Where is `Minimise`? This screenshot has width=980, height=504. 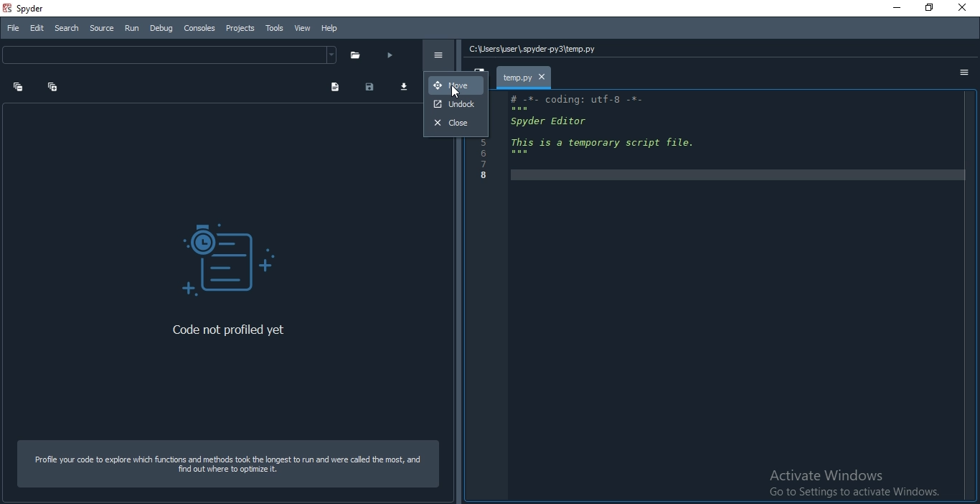
Minimise is located at coordinates (890, 8).